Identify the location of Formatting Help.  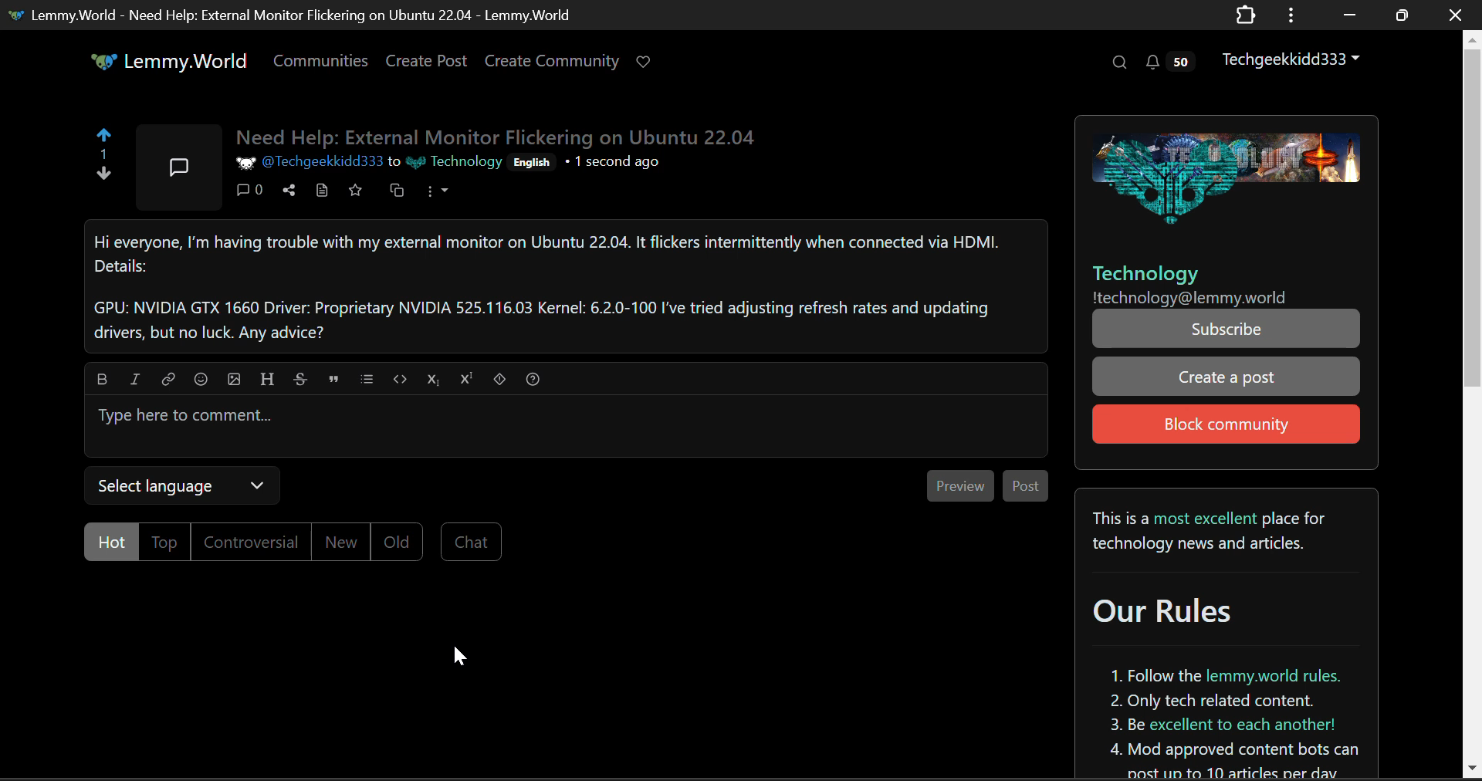
(533, 377).